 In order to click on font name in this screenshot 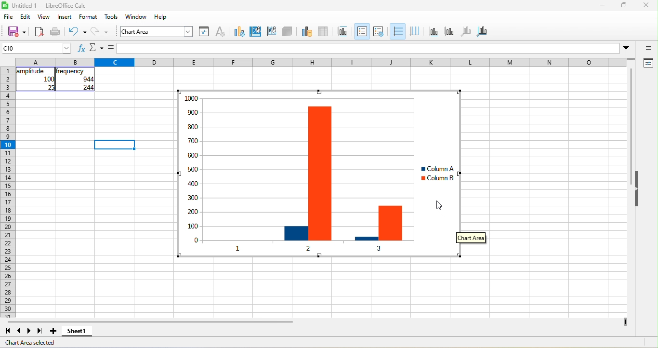, I will do `click(157, 31)`.